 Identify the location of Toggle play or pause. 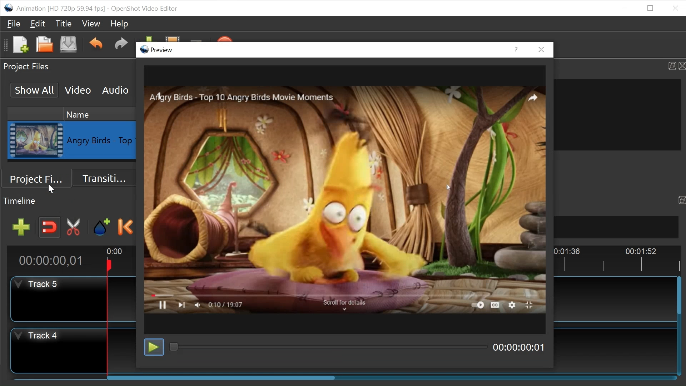
(154, 347).